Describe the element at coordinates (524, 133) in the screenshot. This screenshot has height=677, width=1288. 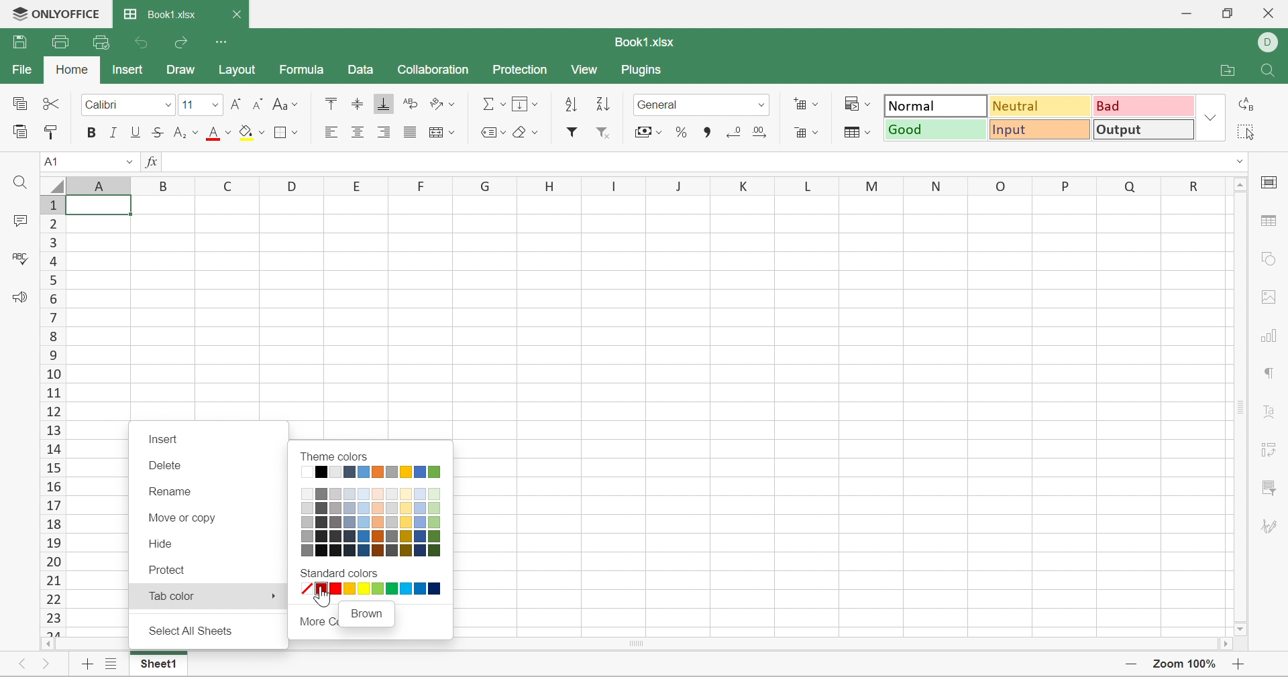
I see `Clear` at that location.